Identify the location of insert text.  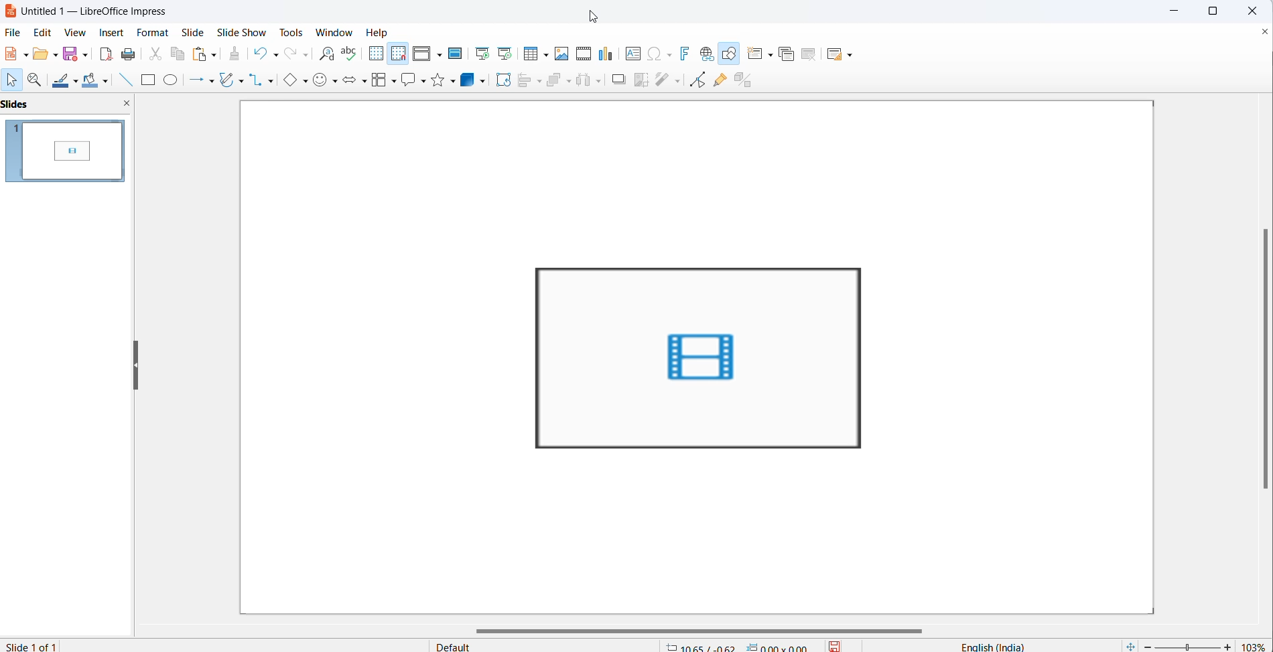
(630, 56).